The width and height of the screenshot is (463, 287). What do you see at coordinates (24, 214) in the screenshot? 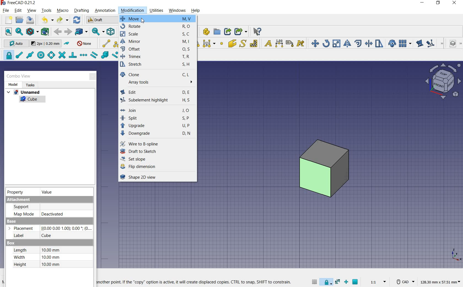
I see `Map mode` at bounding box center [24, 214].